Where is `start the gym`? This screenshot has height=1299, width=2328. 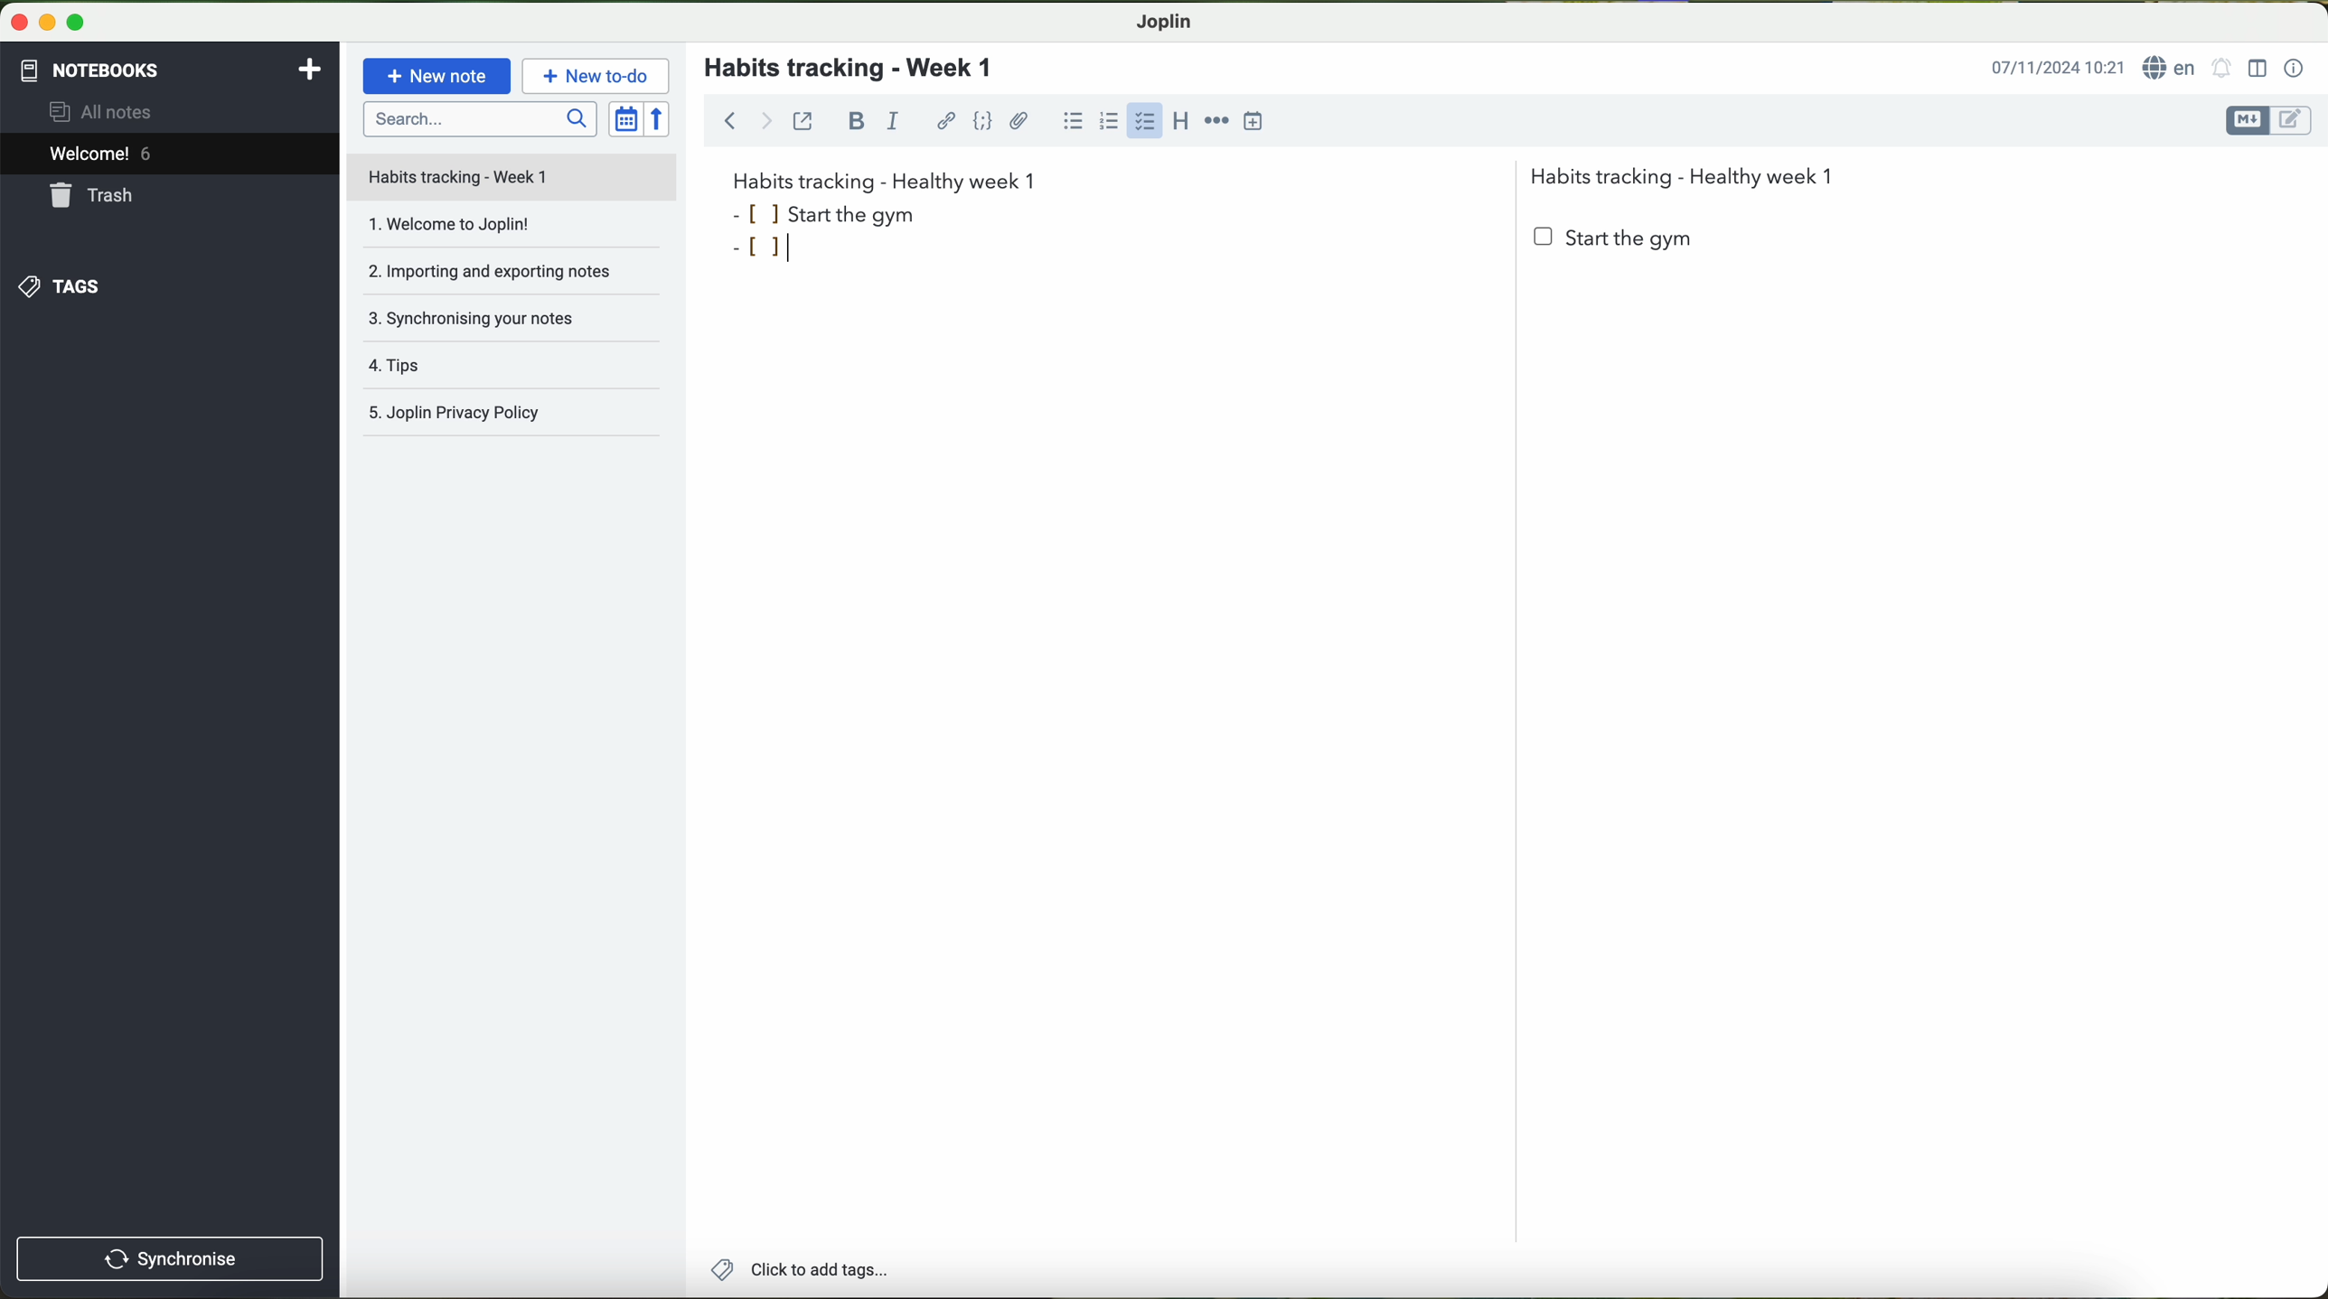 start the gym is located at coordinates (828, 213).